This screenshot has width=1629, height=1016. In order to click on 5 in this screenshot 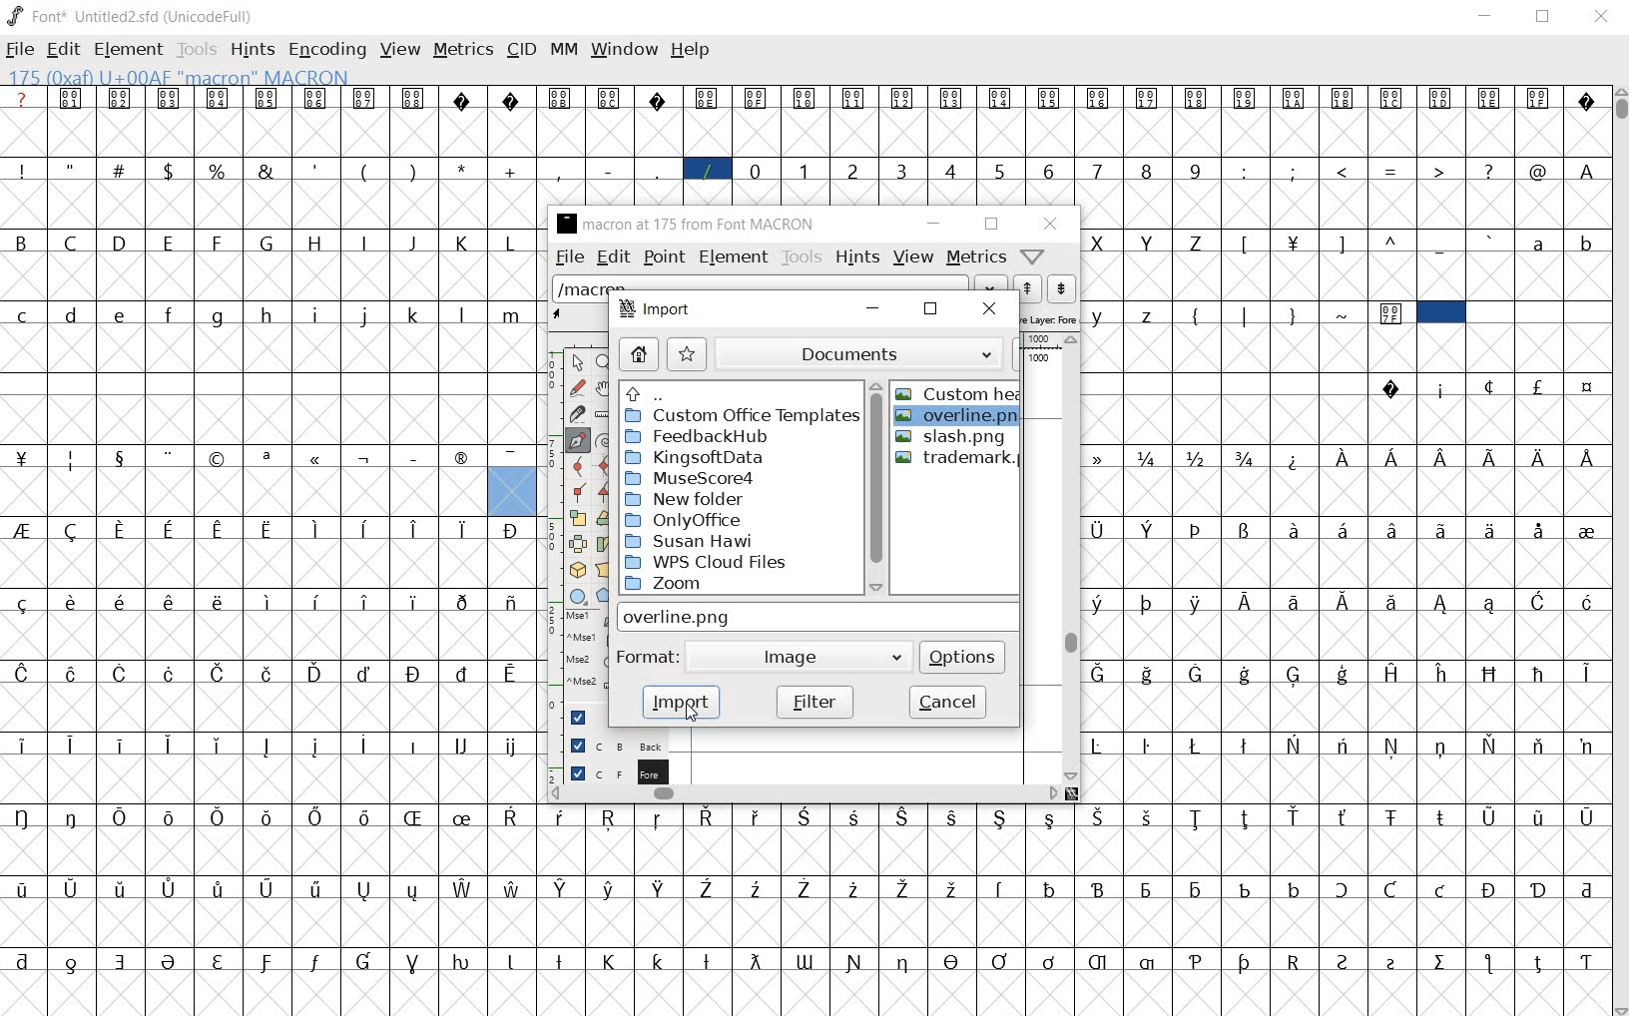, I will do `click(1003, 170)`.